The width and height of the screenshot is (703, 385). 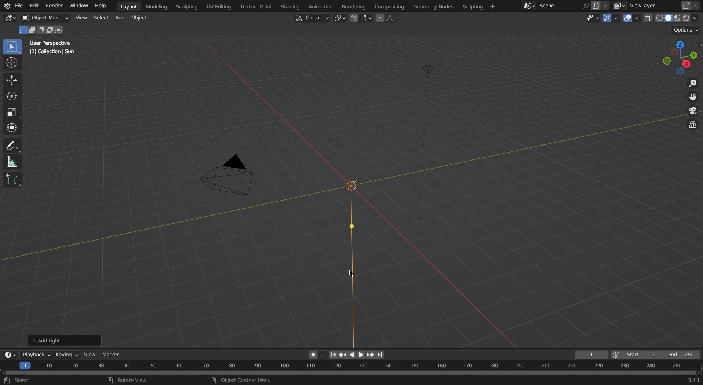 What do you see at coordinates (64, 341) in the screenshot?
I see `Add Light` at bounding box center [64, 341].